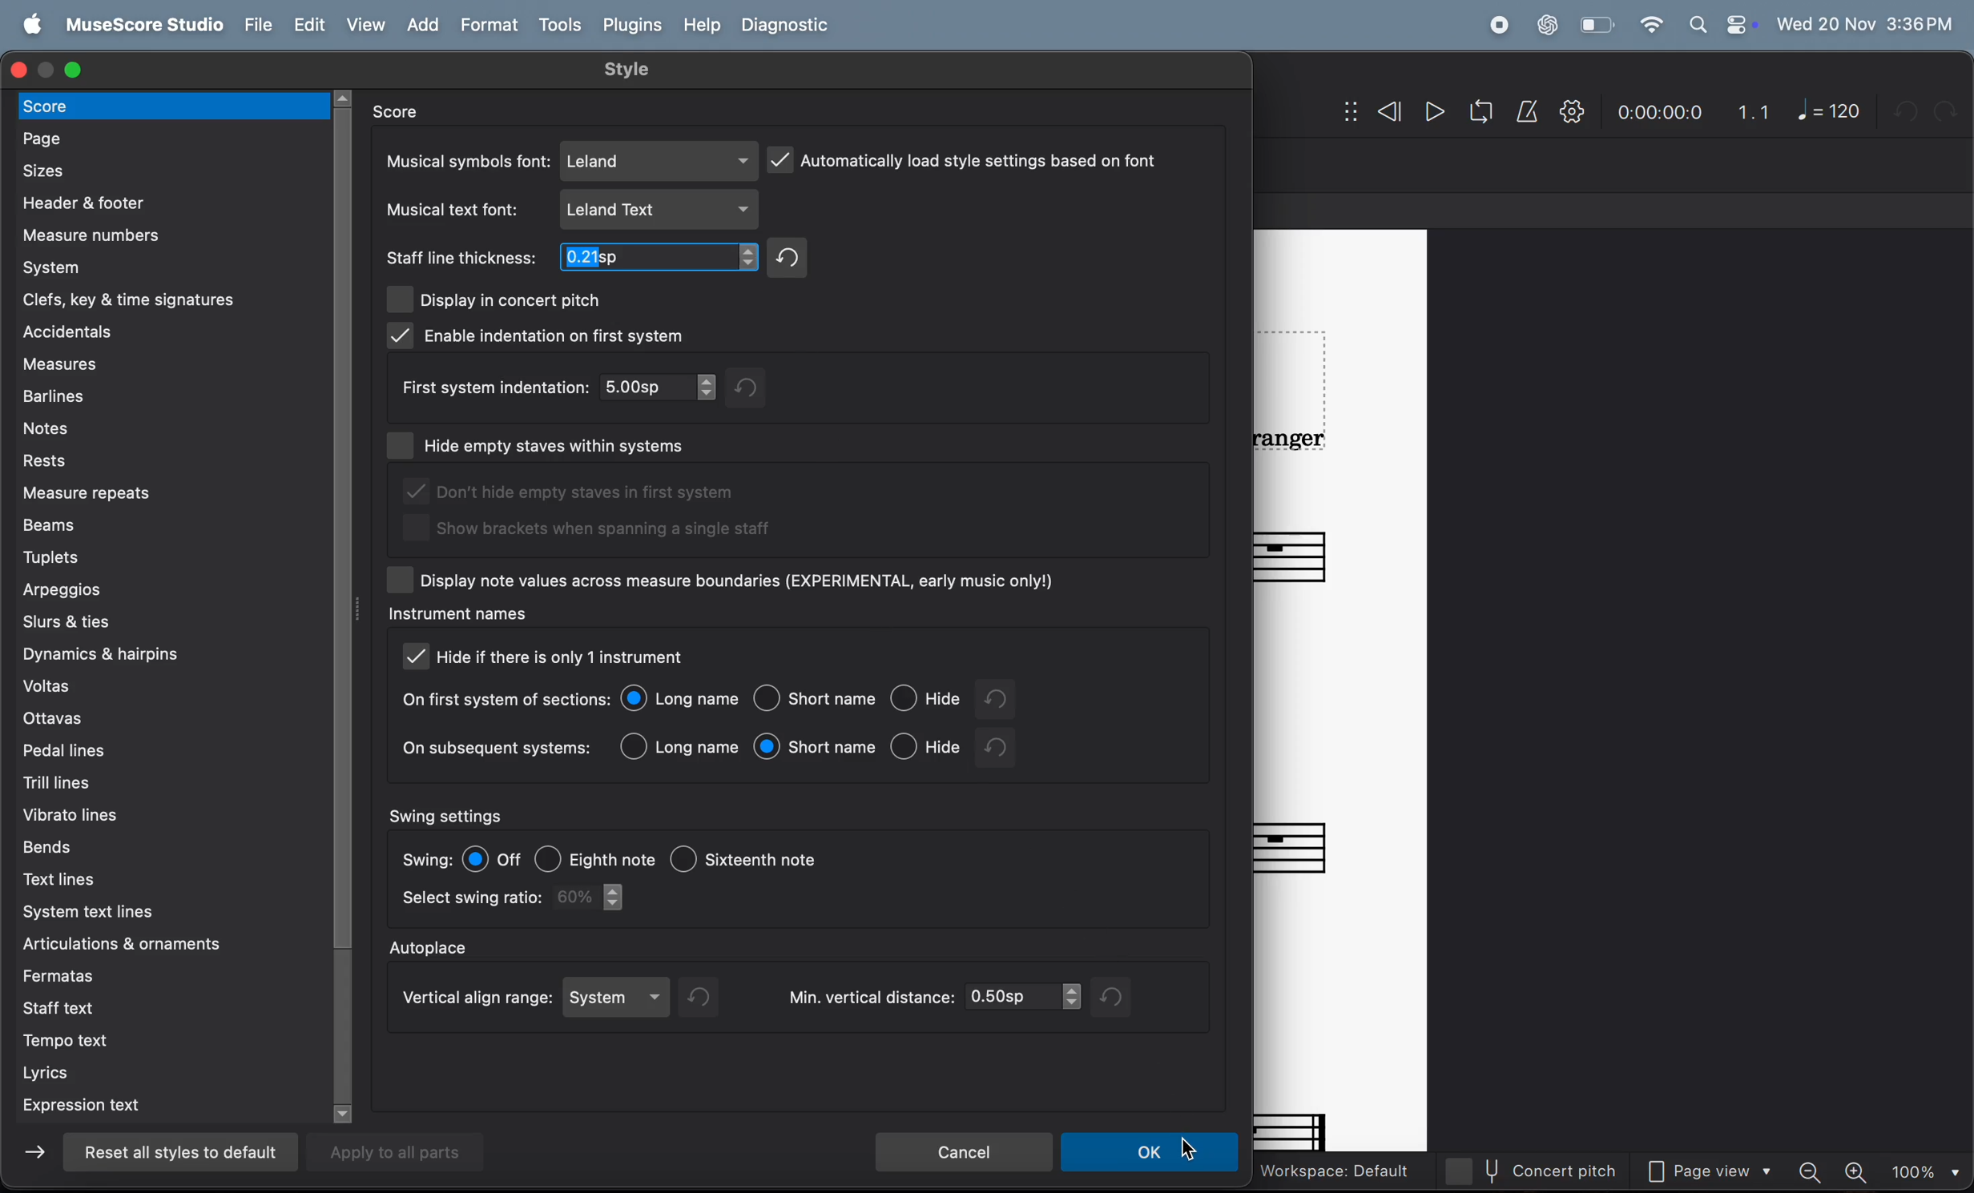  I want to click on apple widgets, so click(1722, 25).